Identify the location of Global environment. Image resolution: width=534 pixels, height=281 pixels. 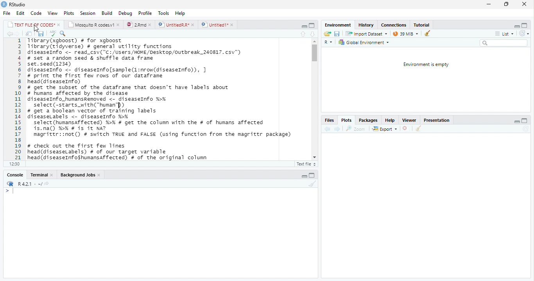
(364, 43).